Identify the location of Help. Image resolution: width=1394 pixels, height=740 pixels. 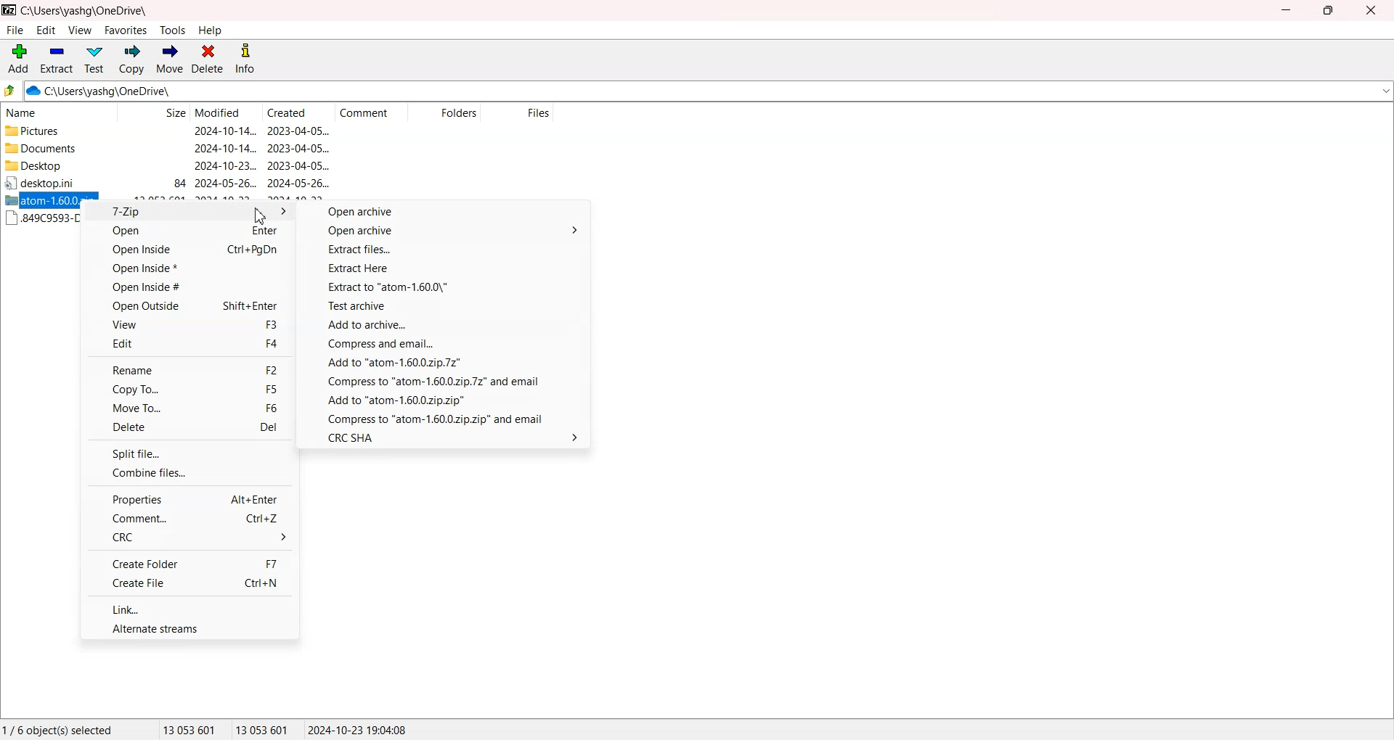
(210, 30).